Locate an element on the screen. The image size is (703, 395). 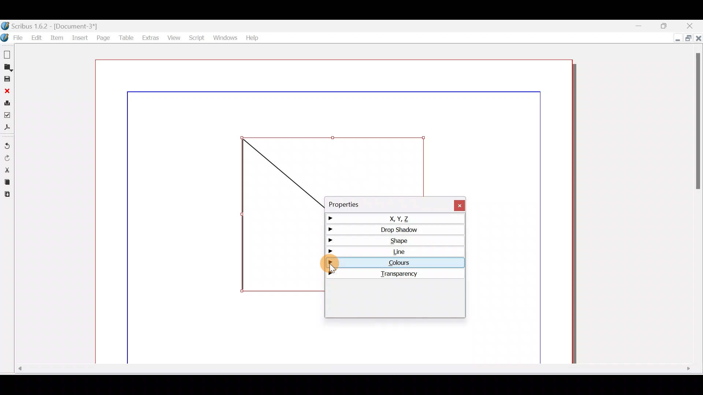
Save is located at coordinates (7, 79).